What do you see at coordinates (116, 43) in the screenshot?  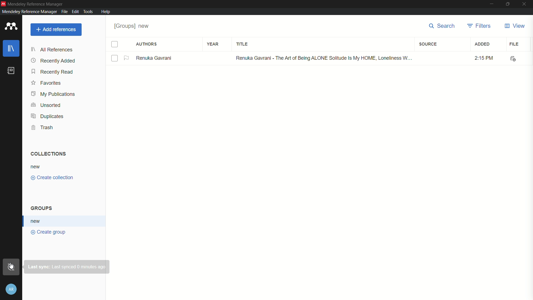 I see `check box` at bounding box center [116, 43].